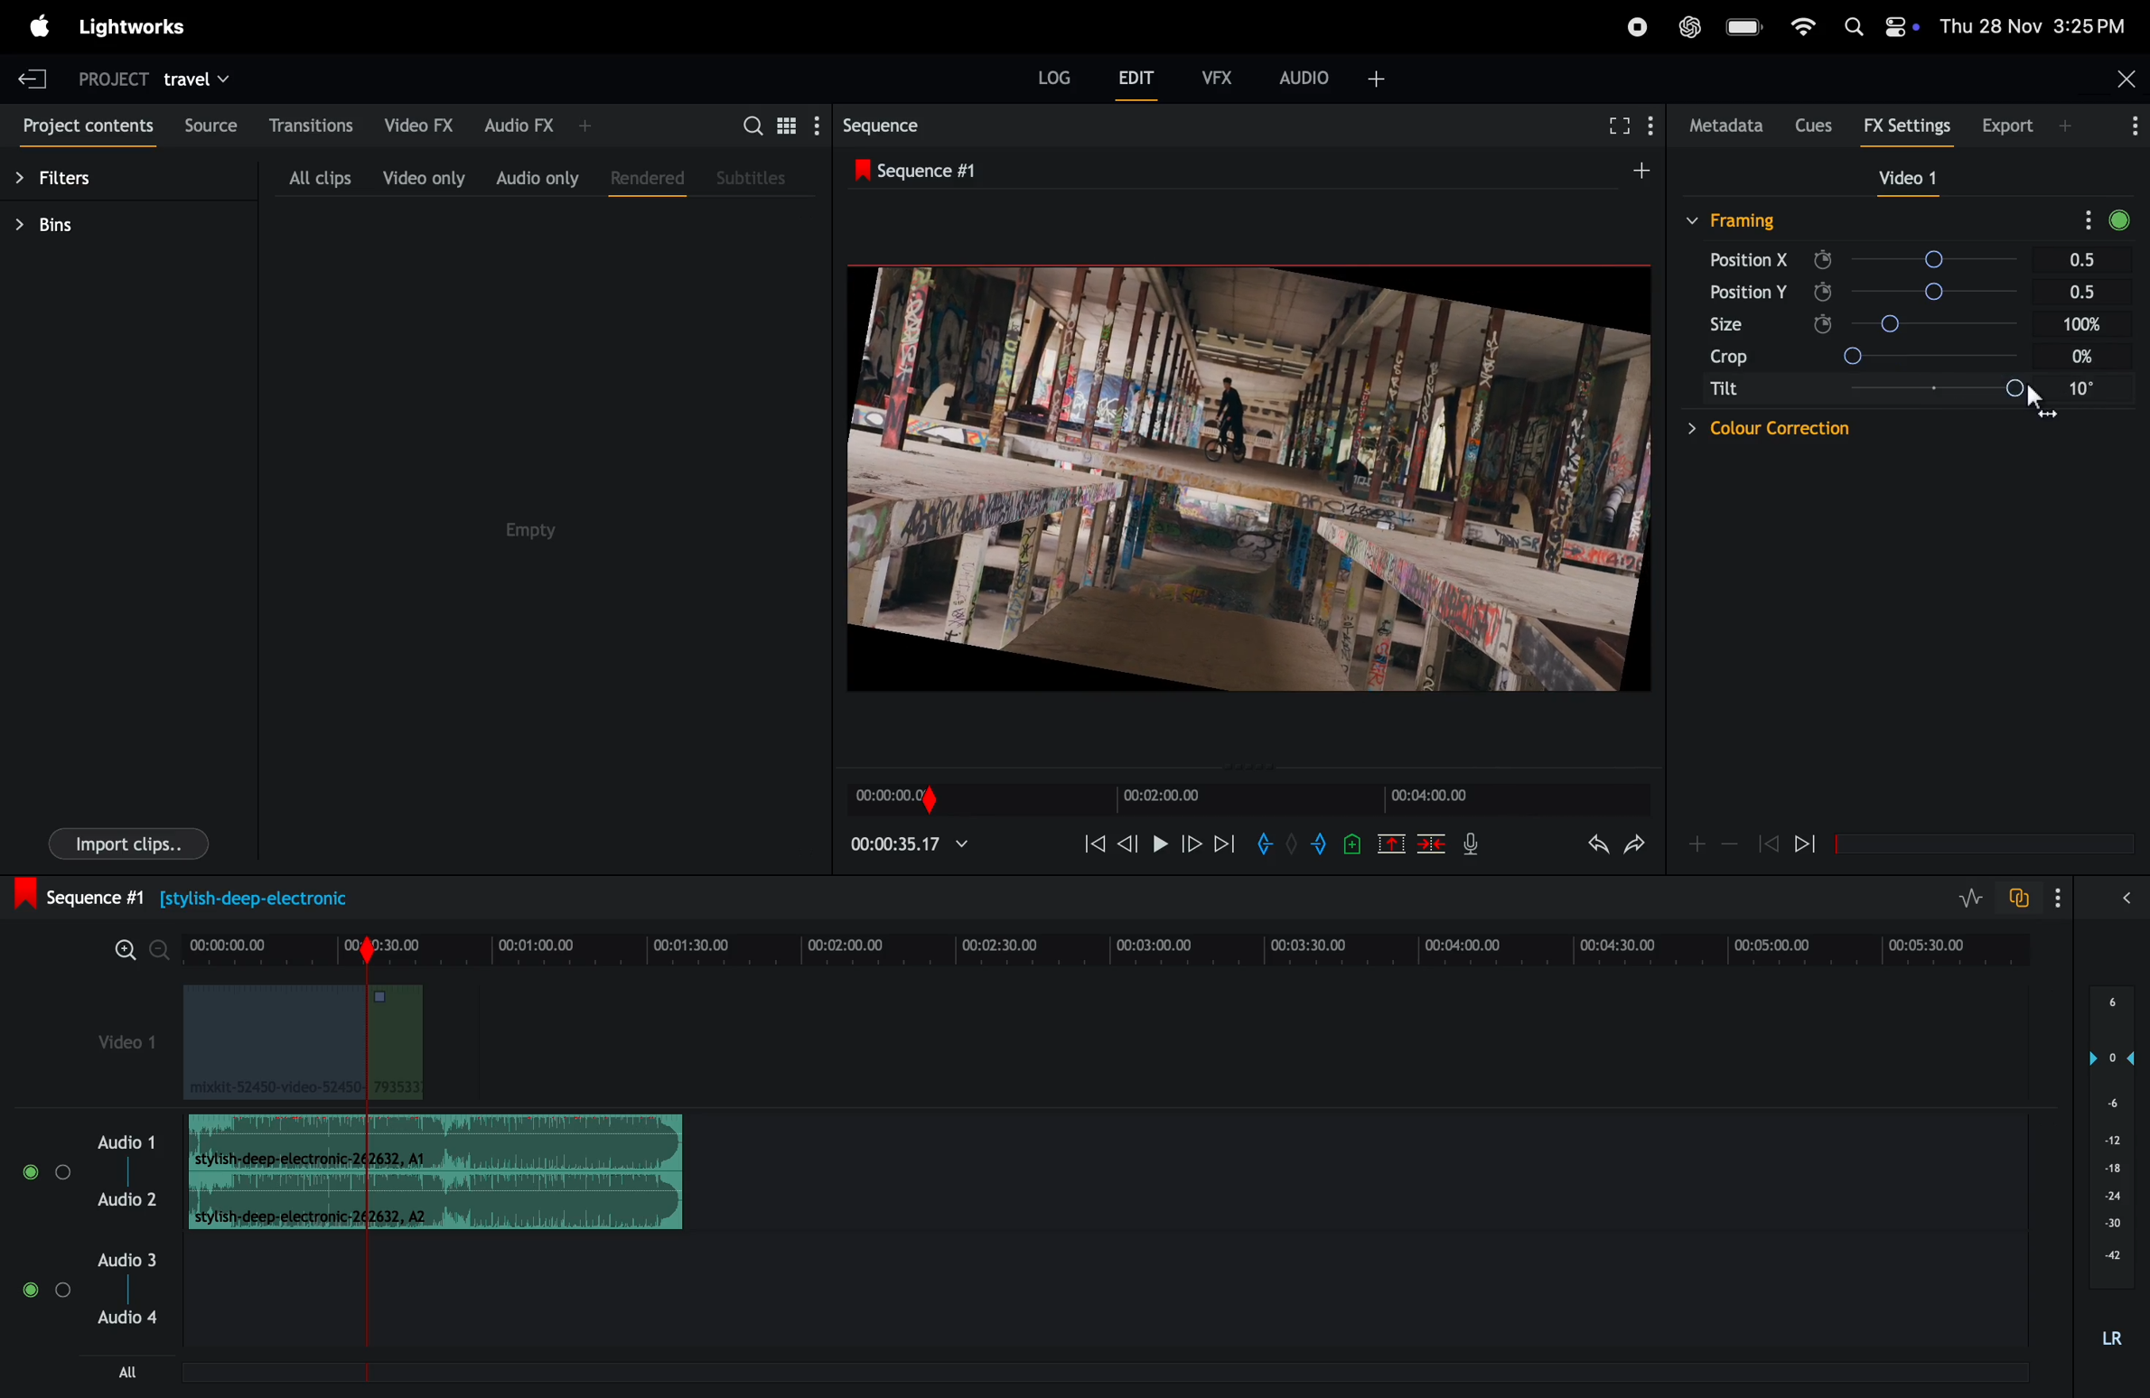 This screenshot has width=2150, height=1398. Describe the element at coordinates (116, 75) in the screenshot. I see `project` at that location.